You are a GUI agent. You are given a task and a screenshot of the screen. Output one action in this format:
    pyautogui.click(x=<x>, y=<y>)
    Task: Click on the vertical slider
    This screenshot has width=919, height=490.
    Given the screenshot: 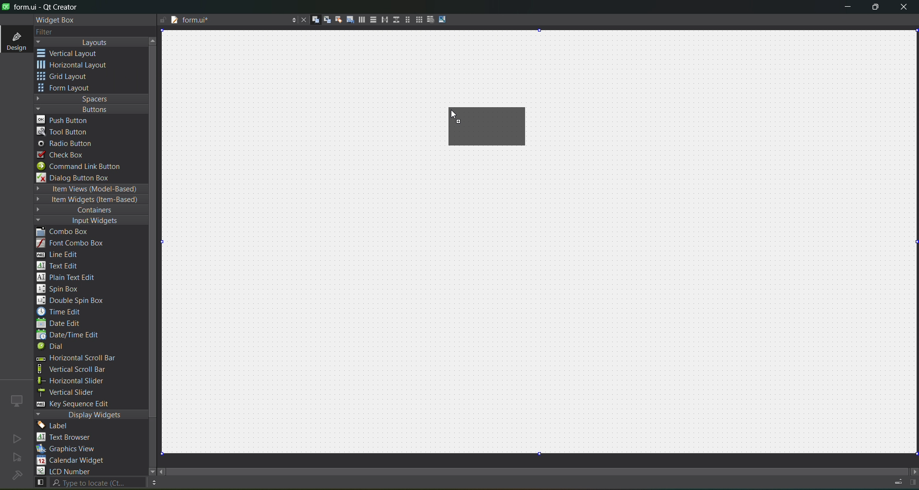 What is the action you would take?
    pyautogui.click(x=75, y=392)
    